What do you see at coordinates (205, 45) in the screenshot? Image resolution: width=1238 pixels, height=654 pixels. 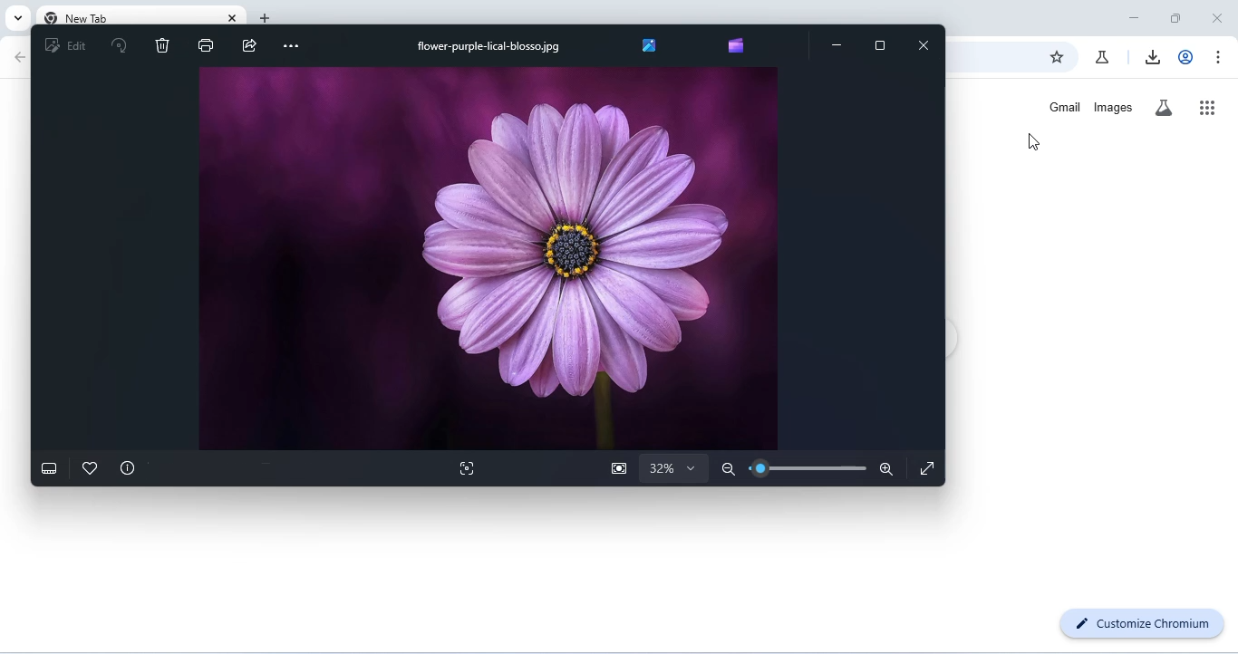 I see `print` at bounding box center [205, 45].